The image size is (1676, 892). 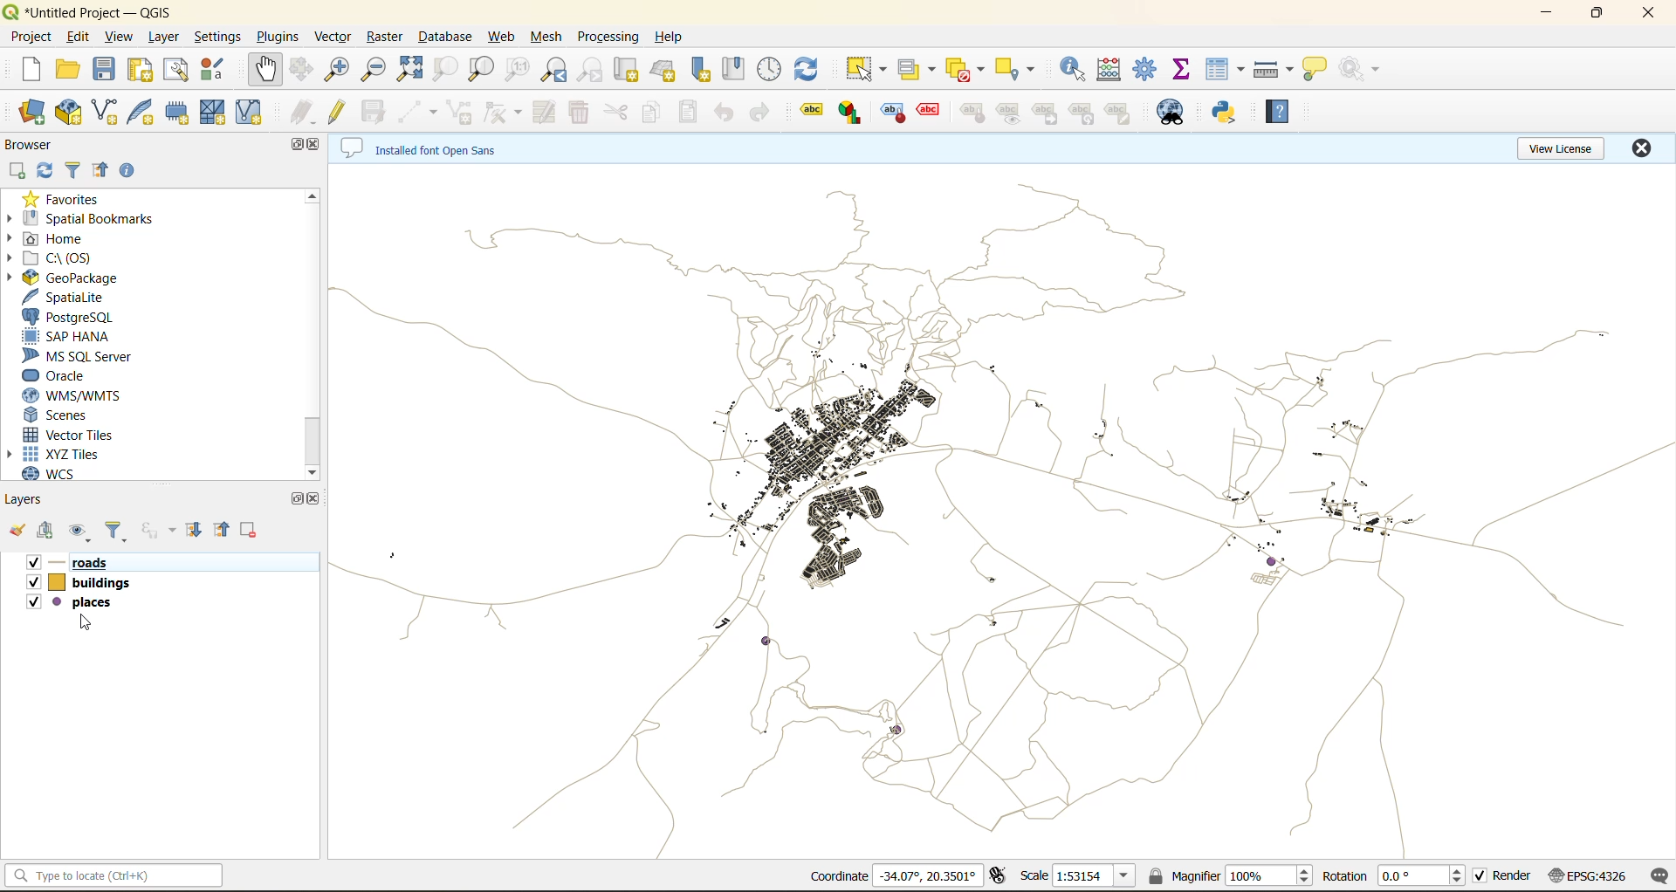 I want to click on raster, so click(x=382, y=38).